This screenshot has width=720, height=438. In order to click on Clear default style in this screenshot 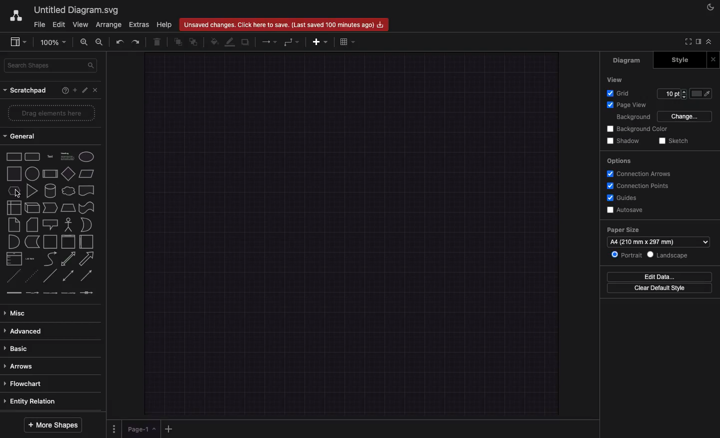, I will do `click(661, 288)`.